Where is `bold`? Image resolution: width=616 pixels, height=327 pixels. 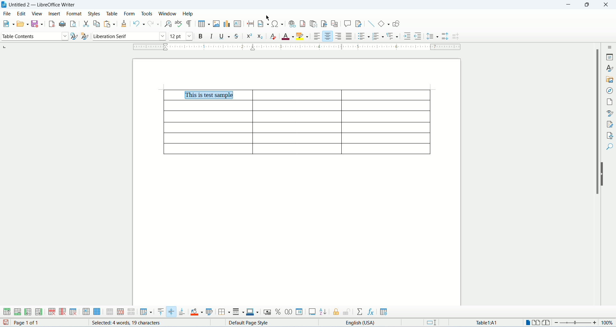
bold is located at coordinates (202, 36).